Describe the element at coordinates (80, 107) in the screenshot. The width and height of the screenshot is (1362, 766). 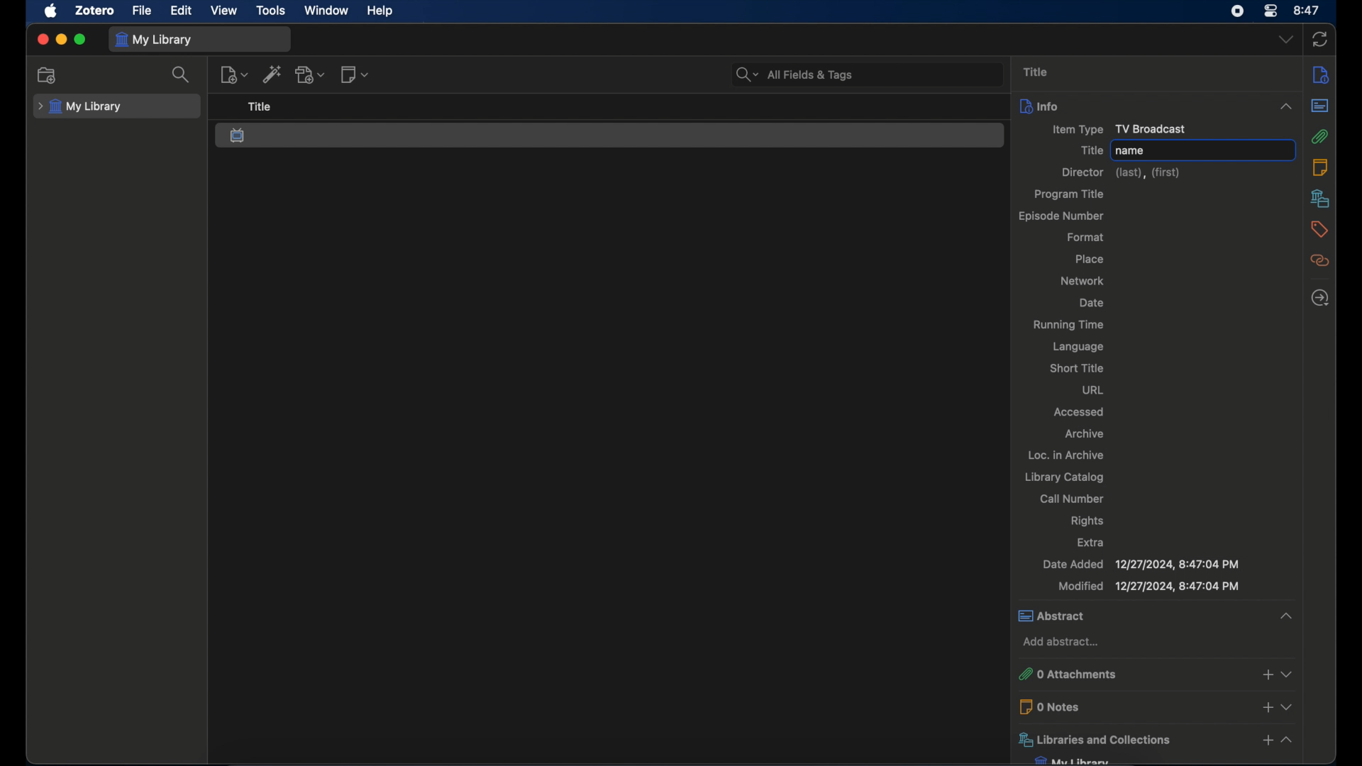
I see `my library` at that location.